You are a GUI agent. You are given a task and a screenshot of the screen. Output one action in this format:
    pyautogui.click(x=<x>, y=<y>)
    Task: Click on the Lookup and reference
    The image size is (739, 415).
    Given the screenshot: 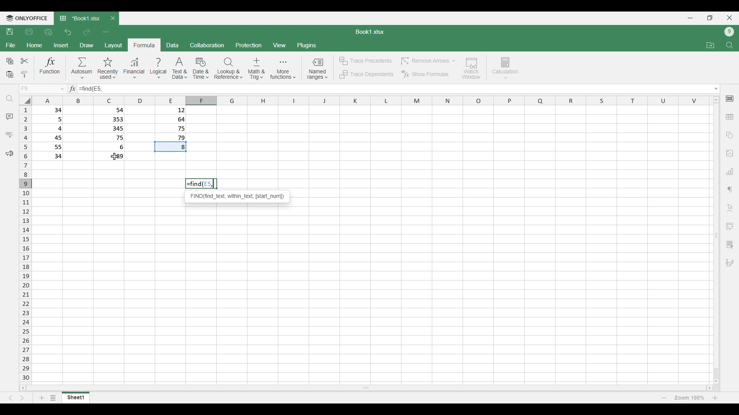 What is the action you would take?
    pyautogui.click(x=229, y=68)
    